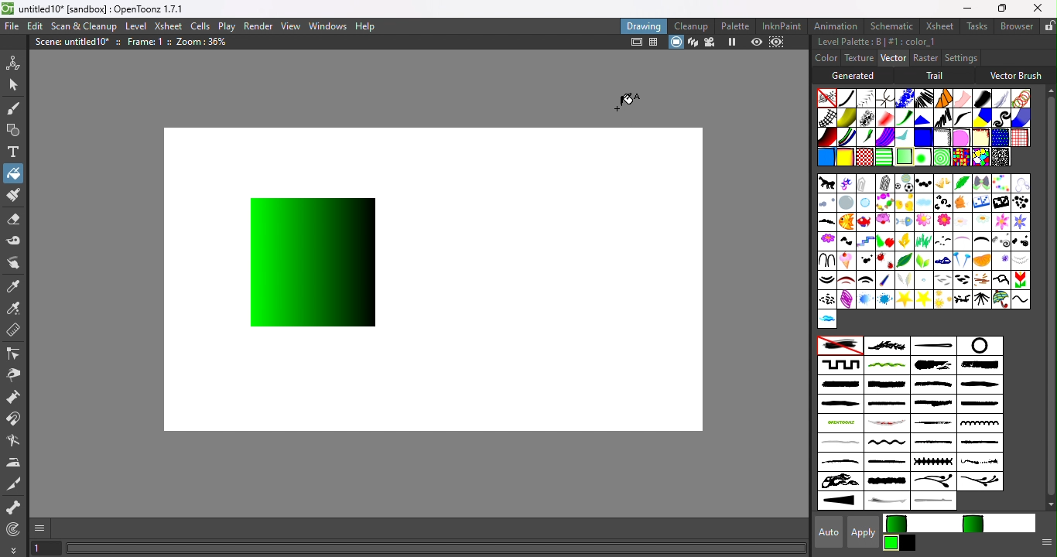  What do you see at coordinates (1049, 26) in the screenshot?
I see `Lock rooms tab` at bounding box center [1049, 26].